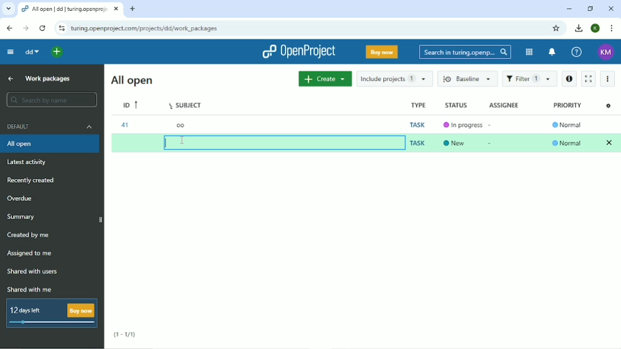  Describe the element at coordinates (579, 28) in the screenshot. I see `Downloads` at that location.